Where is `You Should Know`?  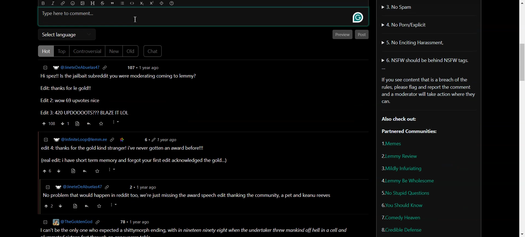 You Should Know is located at coordinates (402, 205).